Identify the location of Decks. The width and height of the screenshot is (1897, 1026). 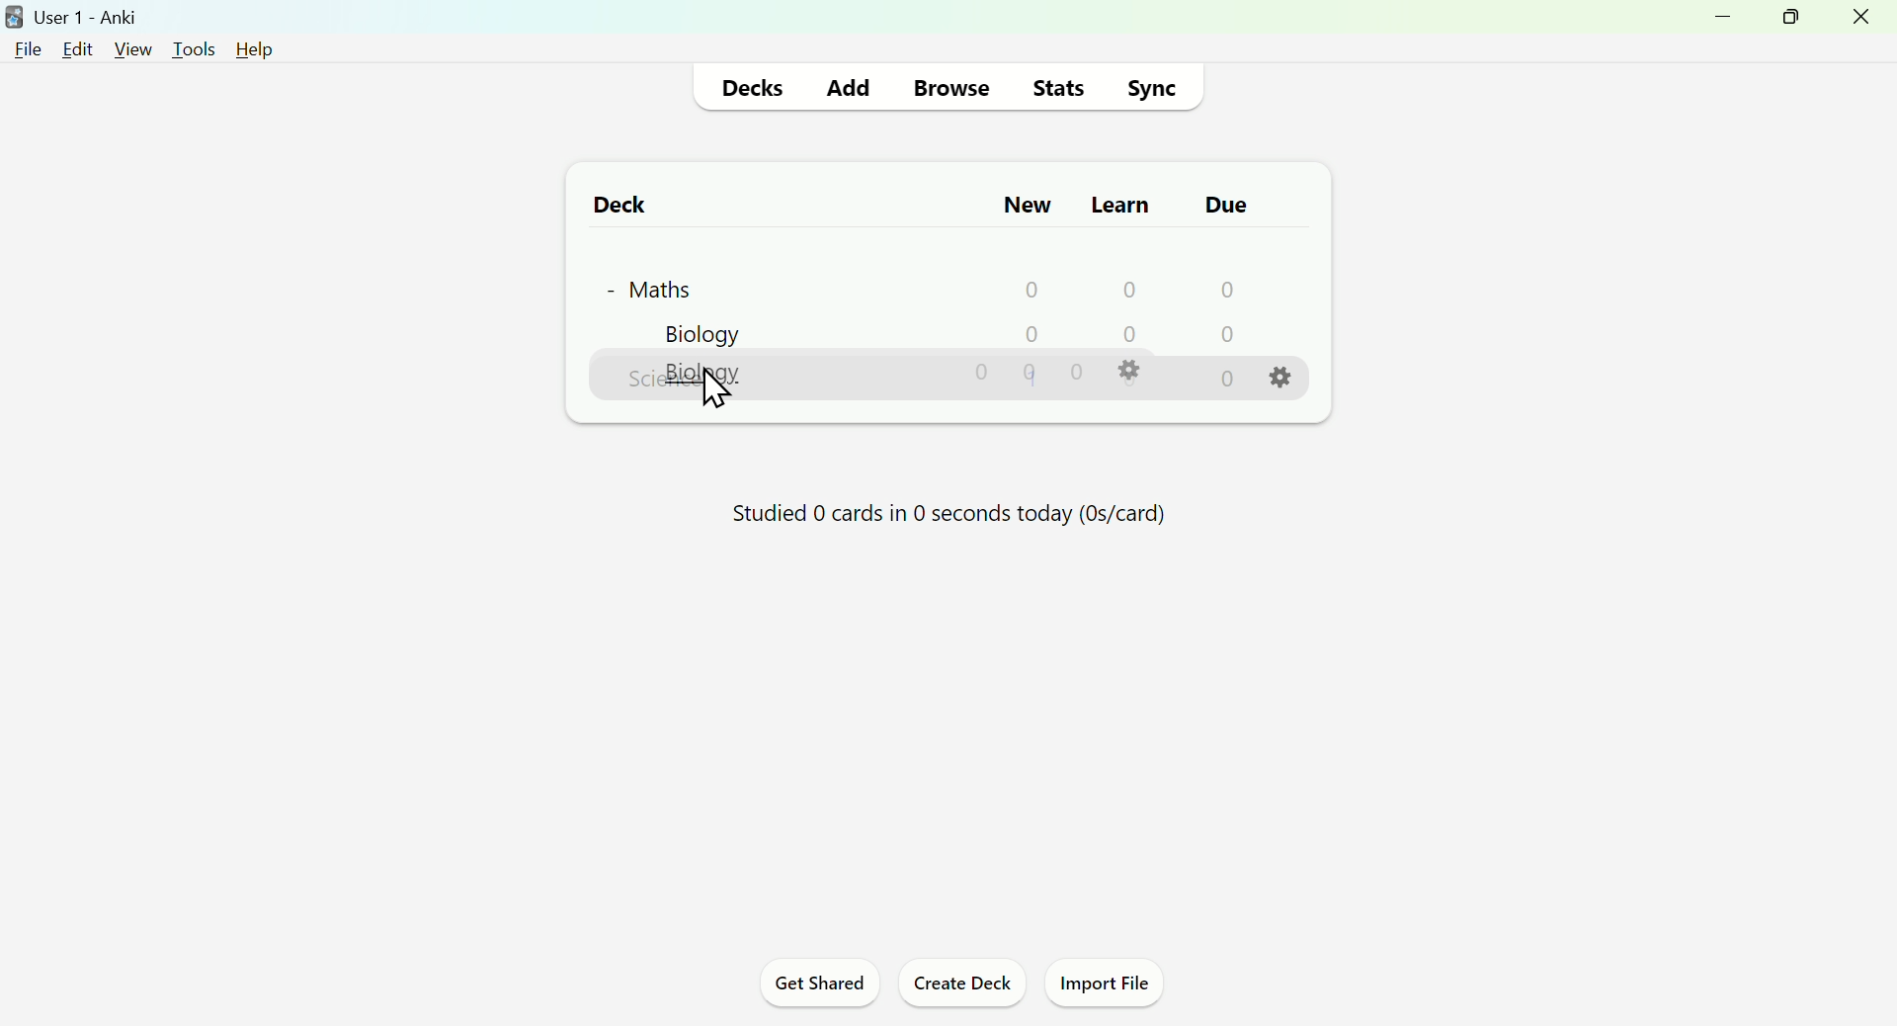
(753, 88).